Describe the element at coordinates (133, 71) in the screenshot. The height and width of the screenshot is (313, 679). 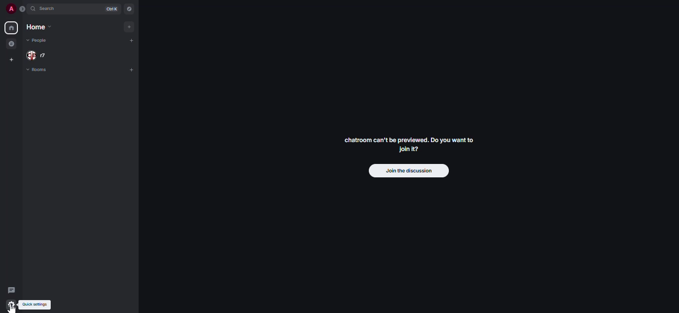
I see `add` at that location.